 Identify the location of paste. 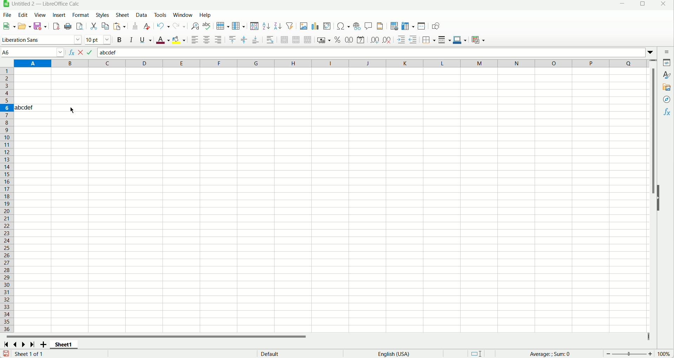
(119, 26).